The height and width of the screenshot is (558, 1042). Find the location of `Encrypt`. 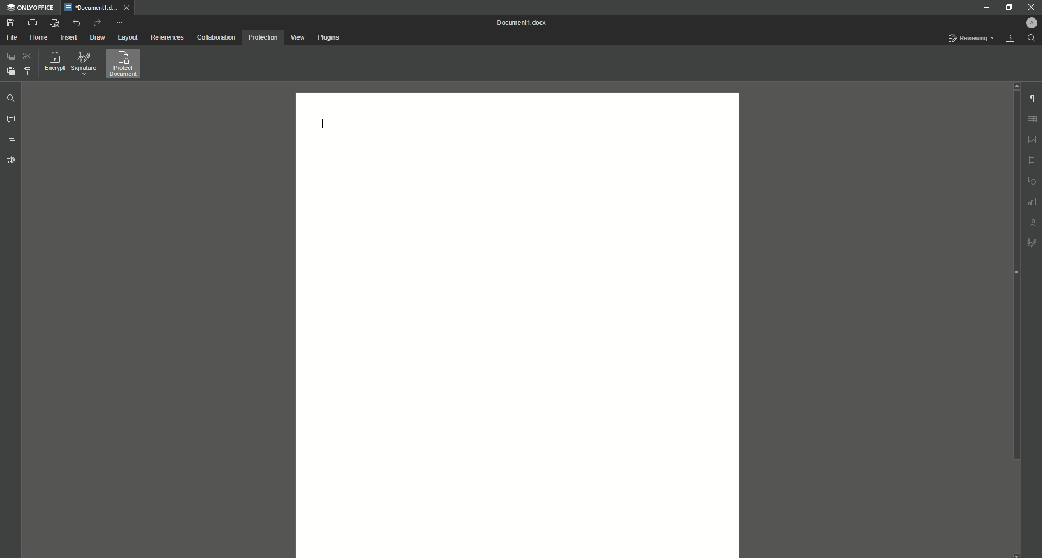

Encrypt is located at coordinates (52, 64).